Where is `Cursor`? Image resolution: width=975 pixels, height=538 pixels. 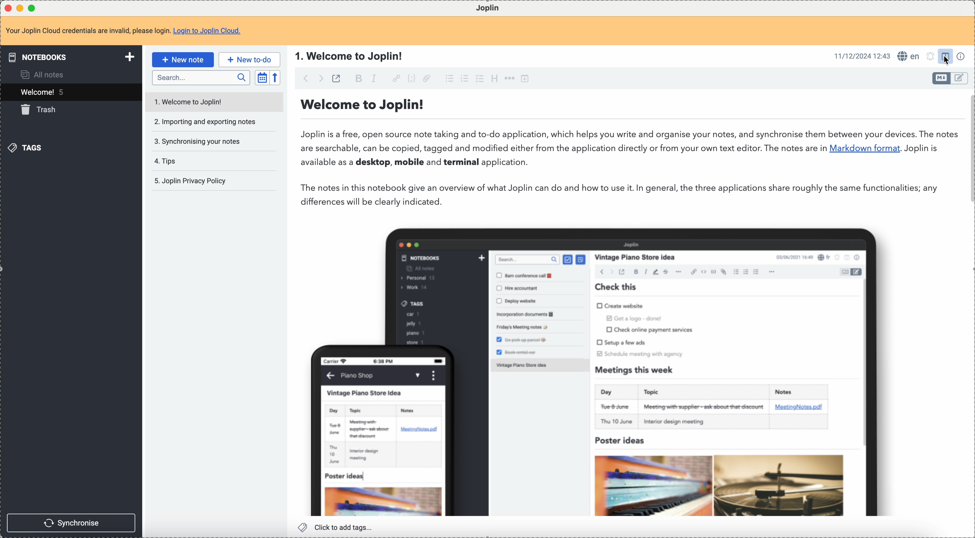 Cursor is located at coordinates (946, 60).